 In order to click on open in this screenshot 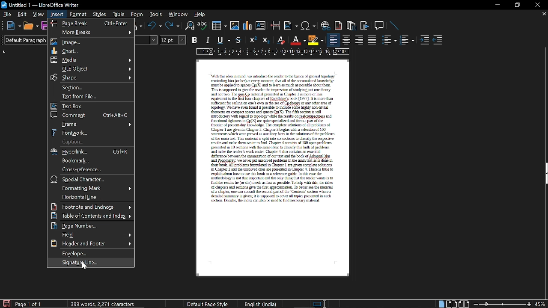, I will do `click(31, 26)`.